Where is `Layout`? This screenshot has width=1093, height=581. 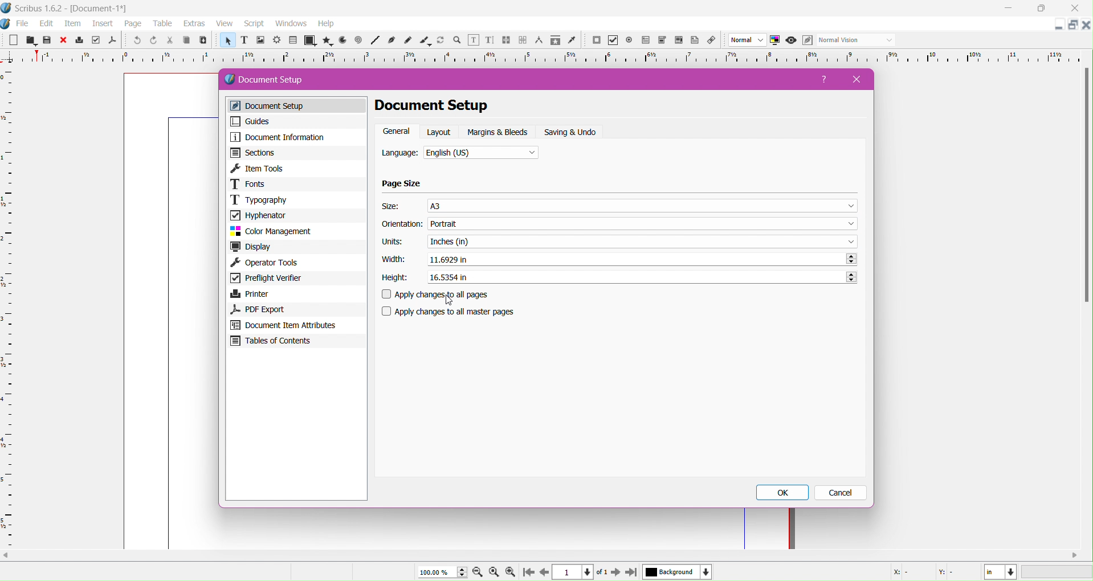
Layout is located at coordinates (440, 132).